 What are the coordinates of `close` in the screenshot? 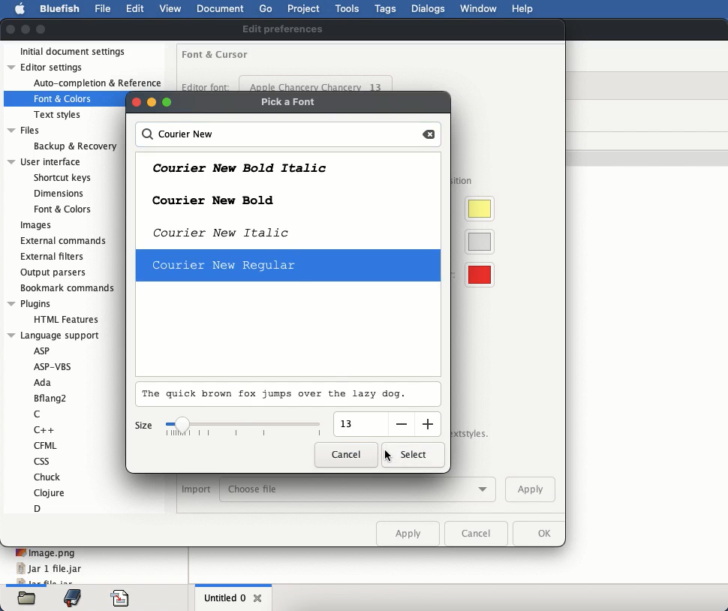 It's located at (11, 30).